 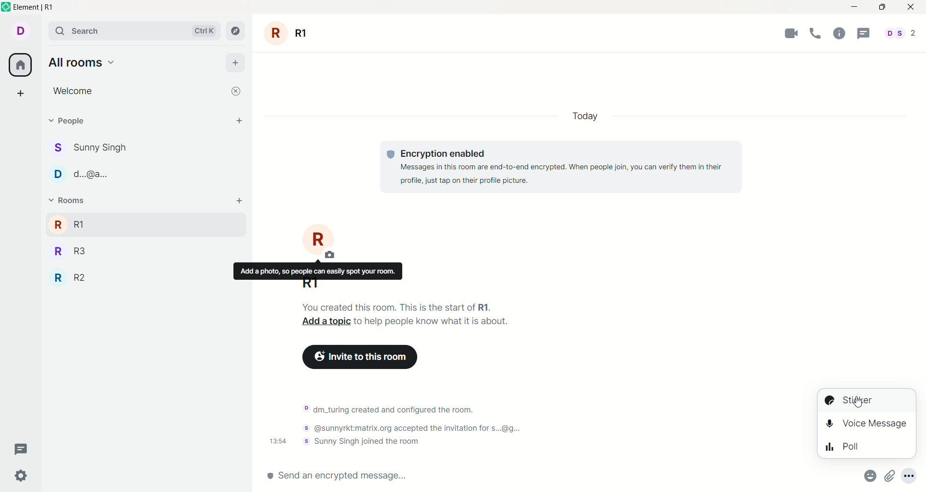 What do you see at coordinates (69, 277) in the screenshot?
I see `R2 room` at bounding box center [69, 277].